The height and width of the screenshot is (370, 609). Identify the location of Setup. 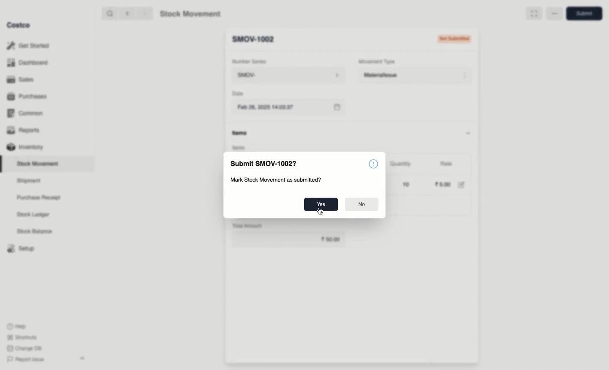
(20, 248).